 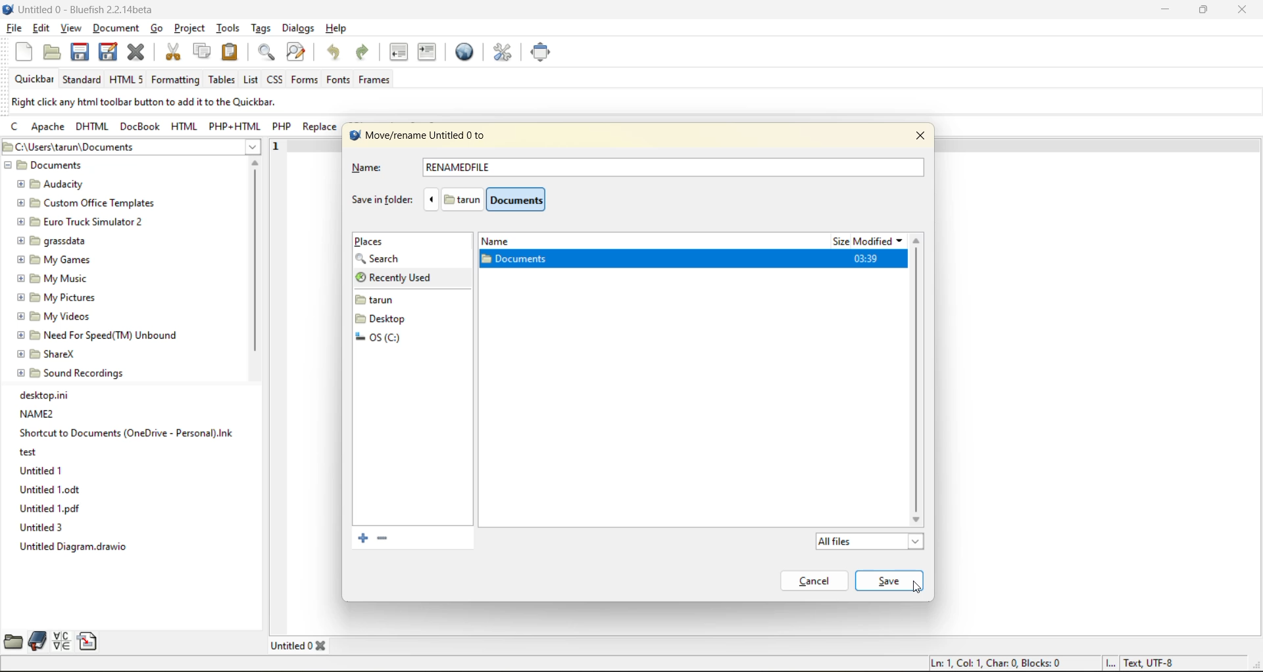 What do you see at coordinates (89, 641) in the screenshot?
I see `snippets` at bounding box center [89, 641].